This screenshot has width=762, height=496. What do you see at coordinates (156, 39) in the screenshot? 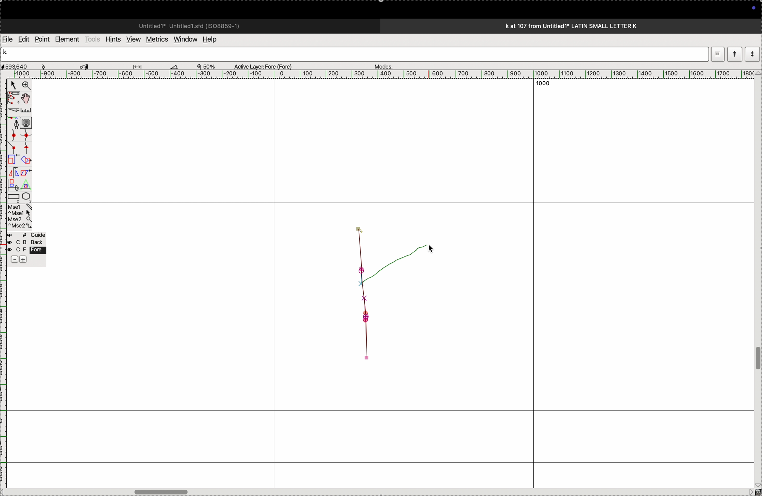
I see `metrics` at bounding box center [156, 39].